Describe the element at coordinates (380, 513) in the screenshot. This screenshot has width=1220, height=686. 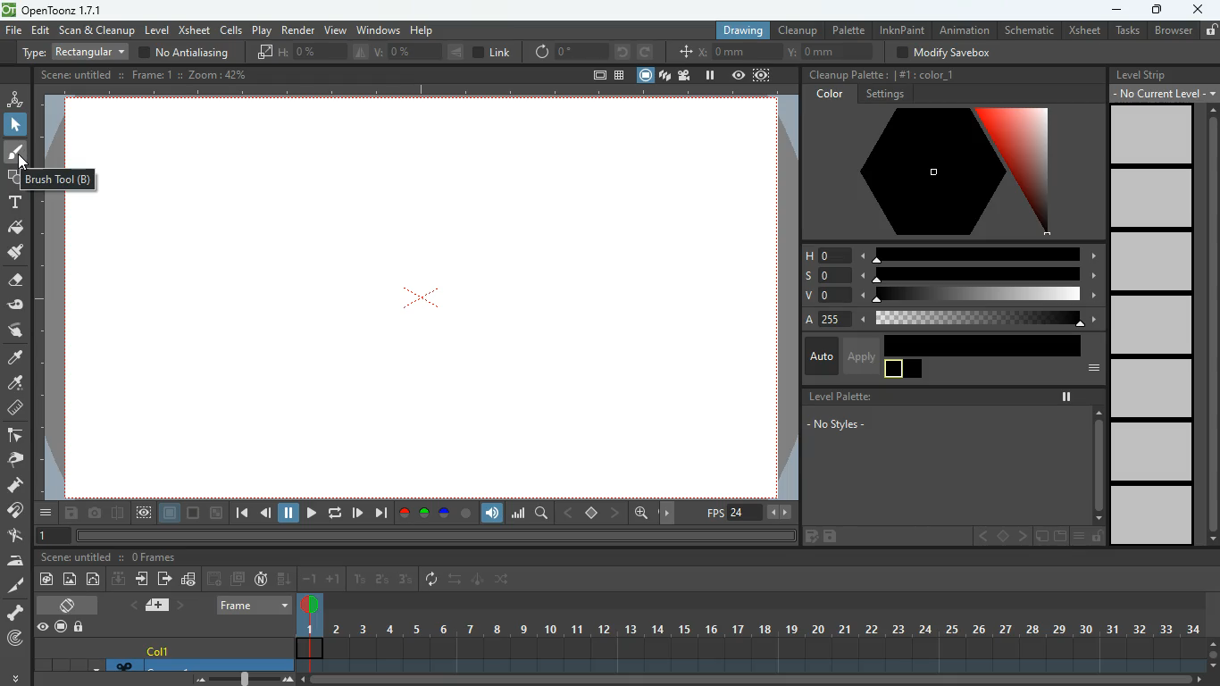
I see `end` at that location.